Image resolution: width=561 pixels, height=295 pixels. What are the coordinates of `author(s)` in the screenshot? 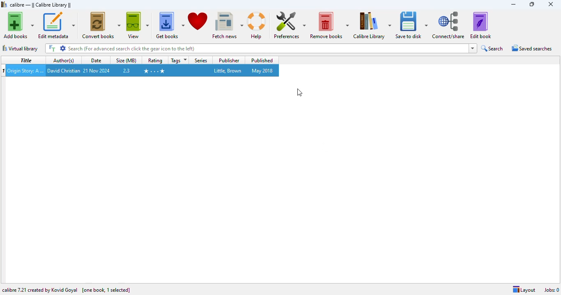 It's located at (64, 60).